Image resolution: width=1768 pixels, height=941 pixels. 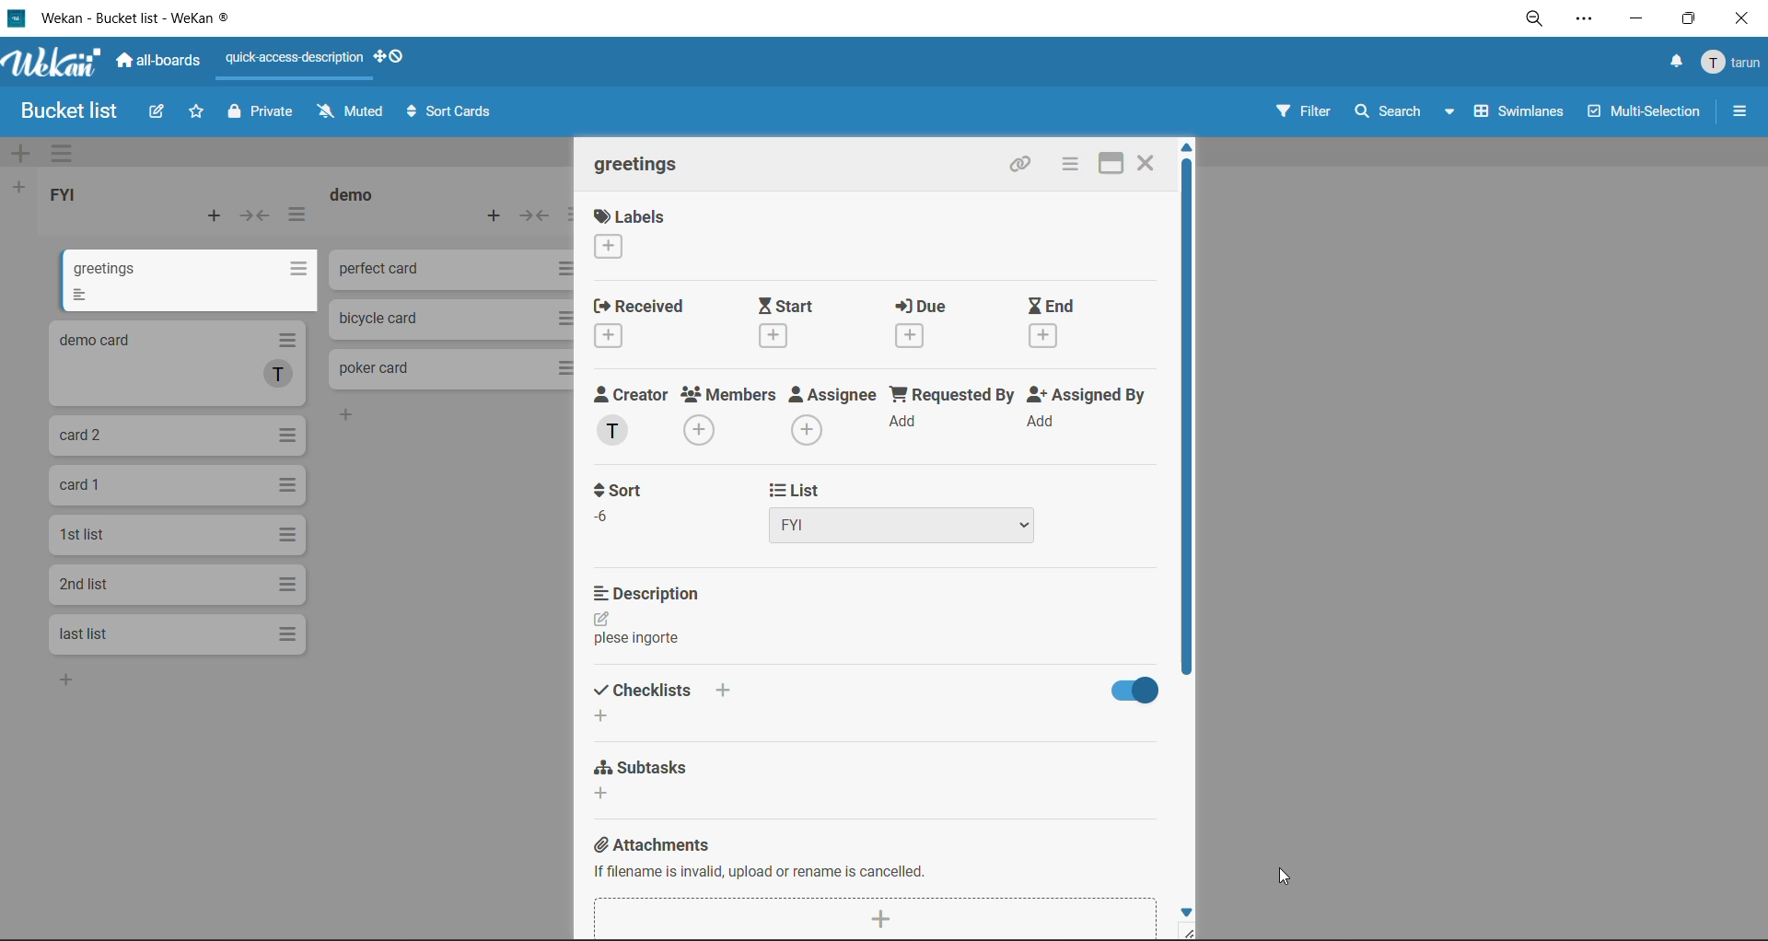 What do you see at coordinates (651, 844) in the screenshot?
I see `attachments` at bounding box center [651, 844].